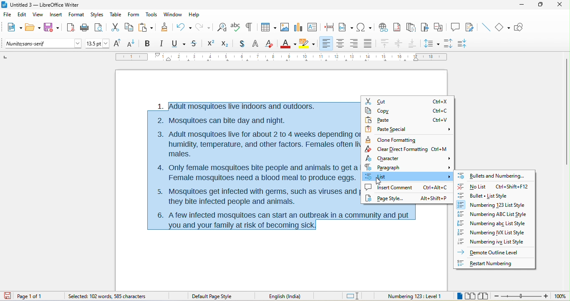 The width and height of the screenshot is (570, 301). I want to click on align bottom, so click(412, 43).